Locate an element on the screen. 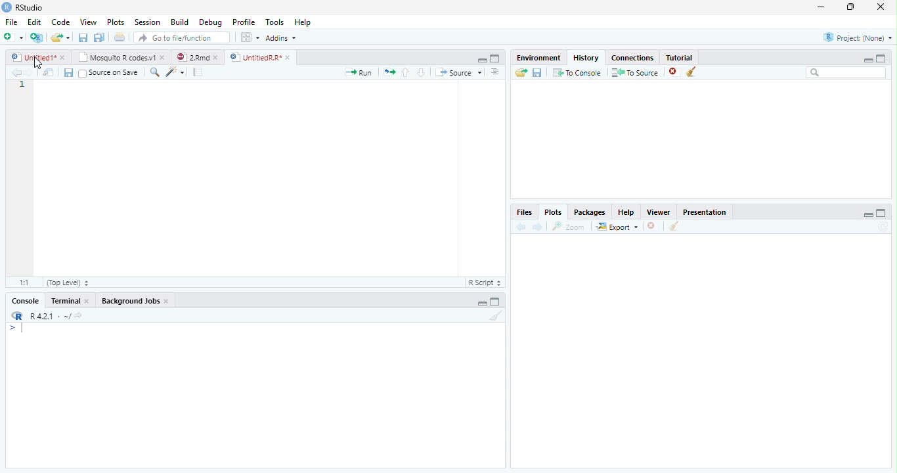  Maximixe is located at coordinates (495, 58).